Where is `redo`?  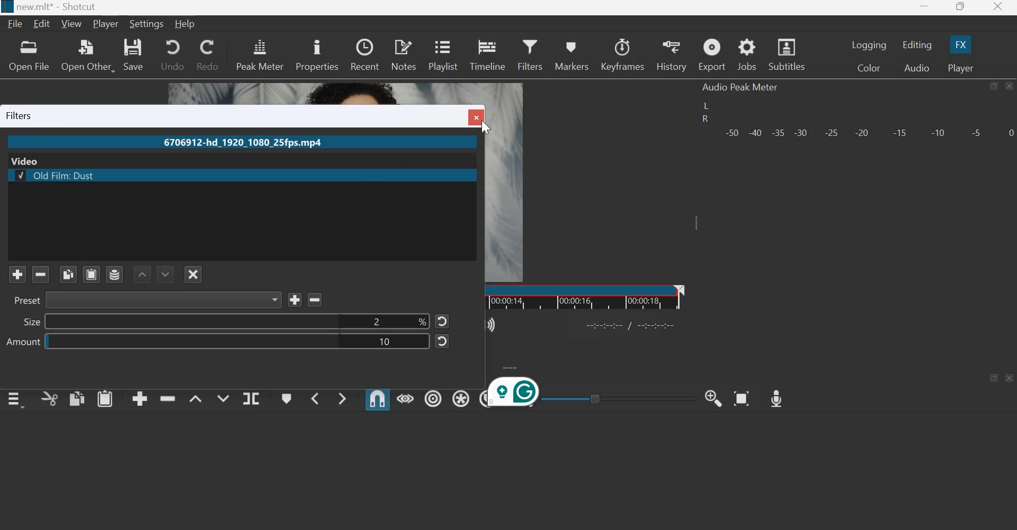
redo is located at coordinates (207, 54).